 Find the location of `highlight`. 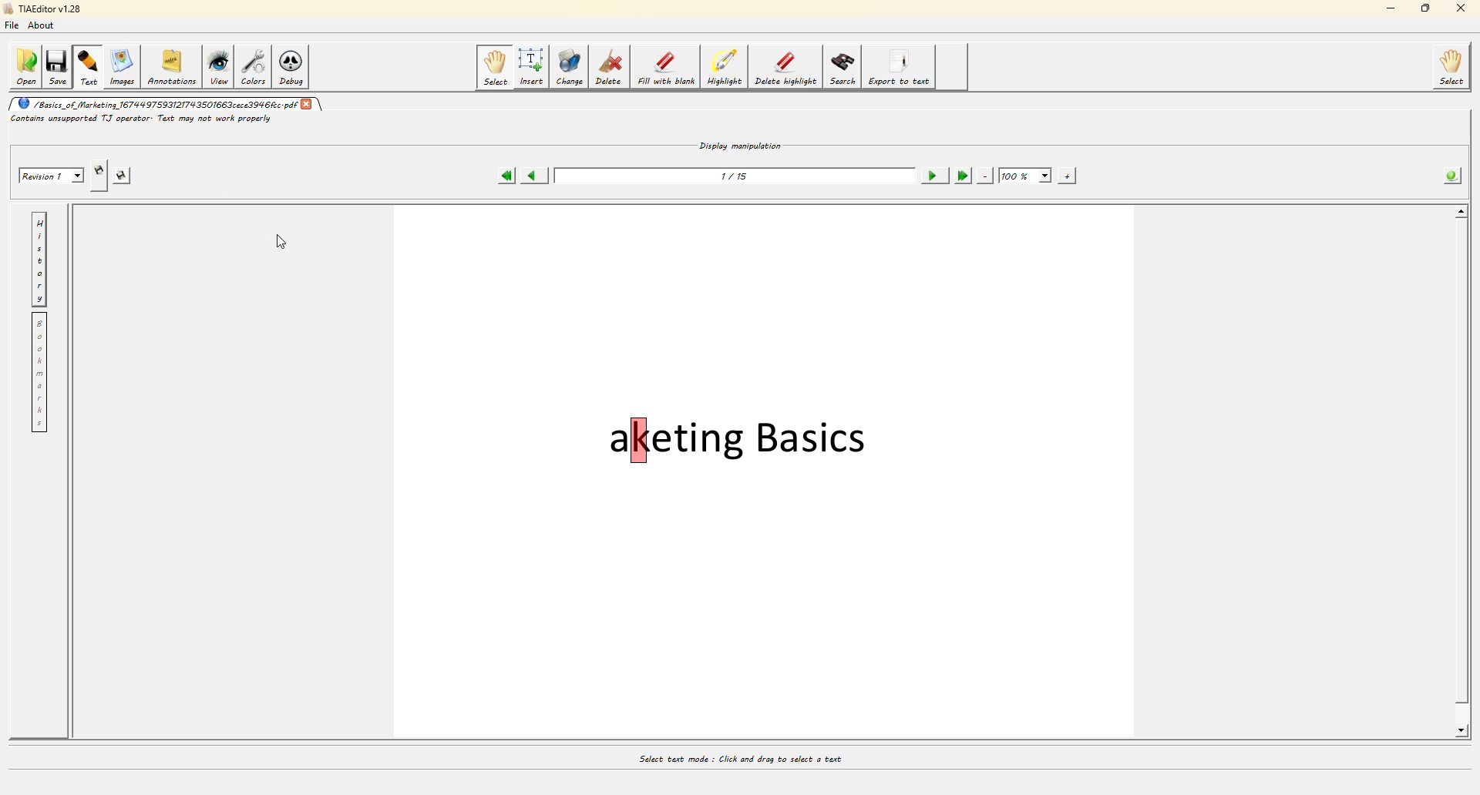

highlight is located at coordinates (725, 68).